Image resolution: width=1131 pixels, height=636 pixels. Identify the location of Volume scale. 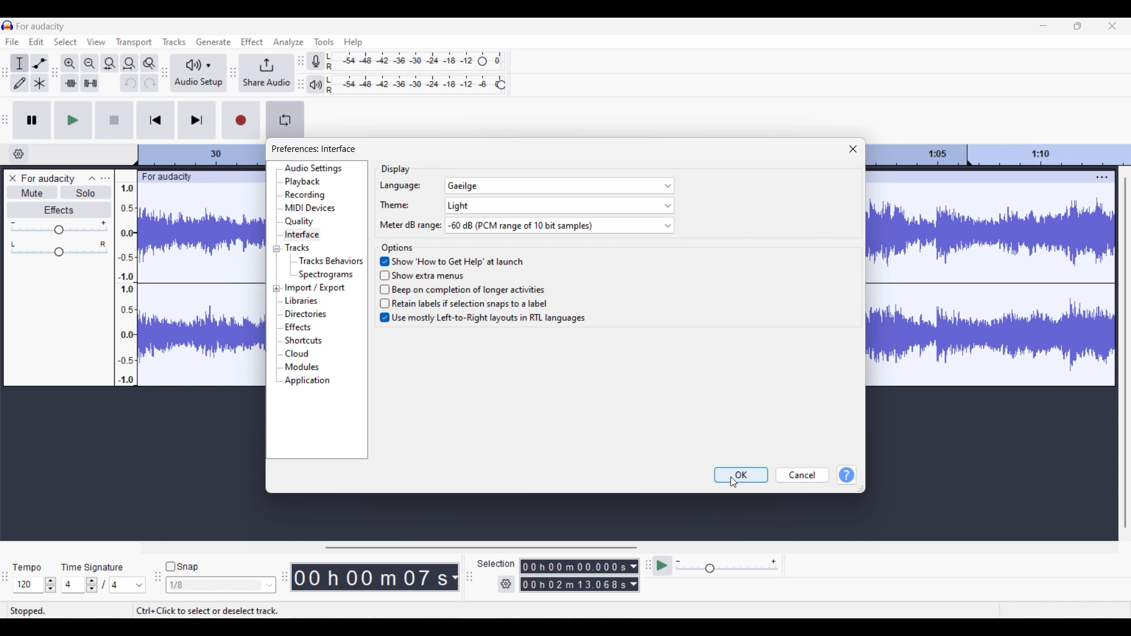
(59, 227).